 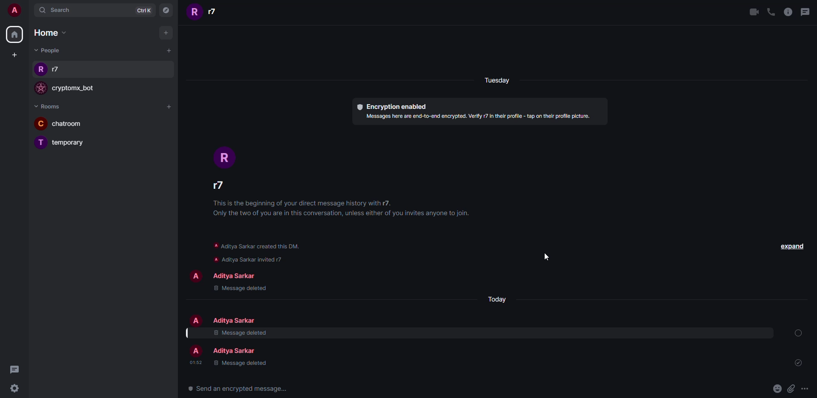 What do you see at coordinates (168, 50) in the screenshot?
I see `add` at bounding box center [168, 50].